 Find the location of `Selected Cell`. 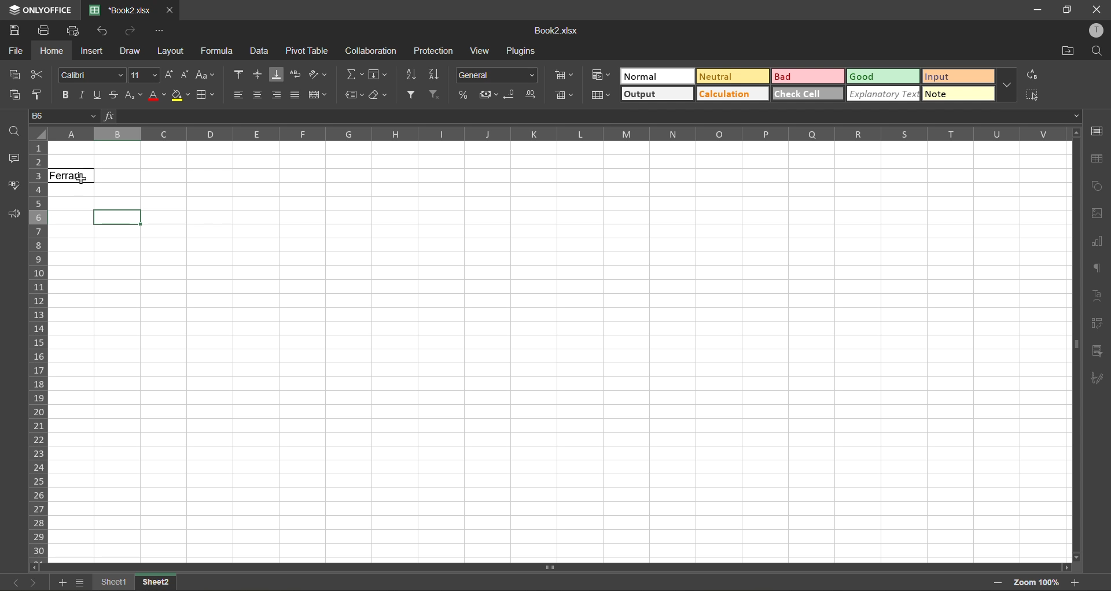

Selected Cell is located at coordinates (118, 218).